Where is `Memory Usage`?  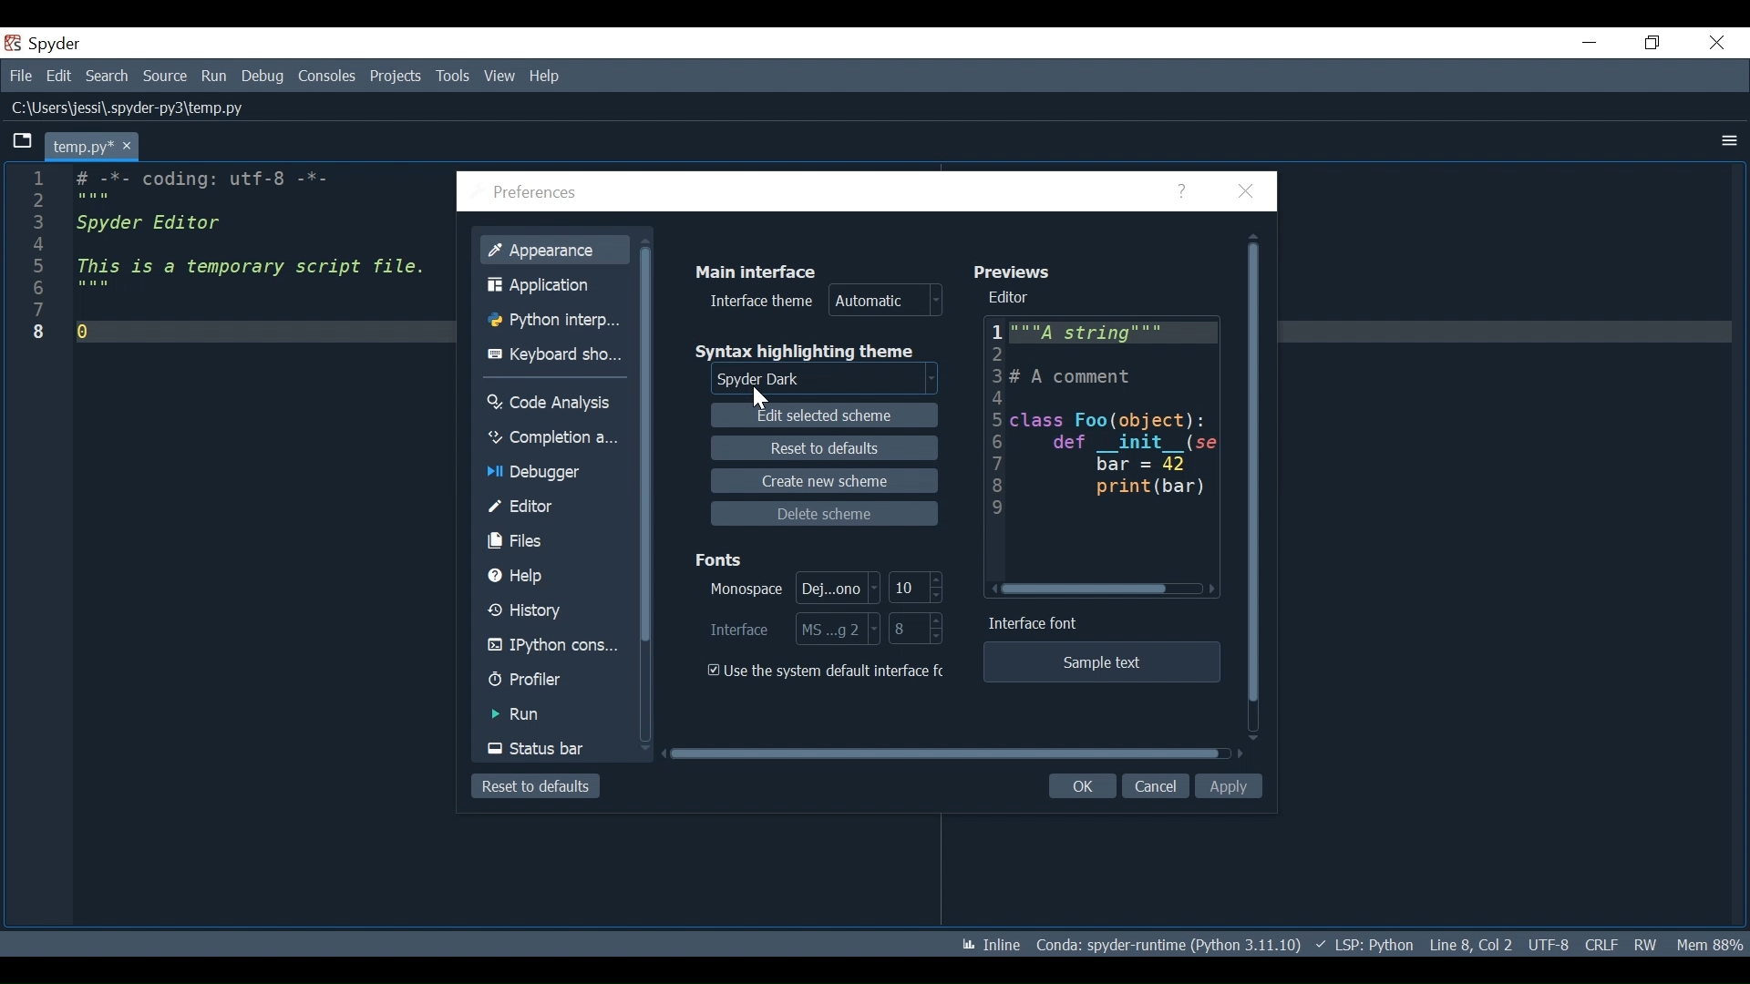 Memory Usage is located at coordinates (1709, 944).